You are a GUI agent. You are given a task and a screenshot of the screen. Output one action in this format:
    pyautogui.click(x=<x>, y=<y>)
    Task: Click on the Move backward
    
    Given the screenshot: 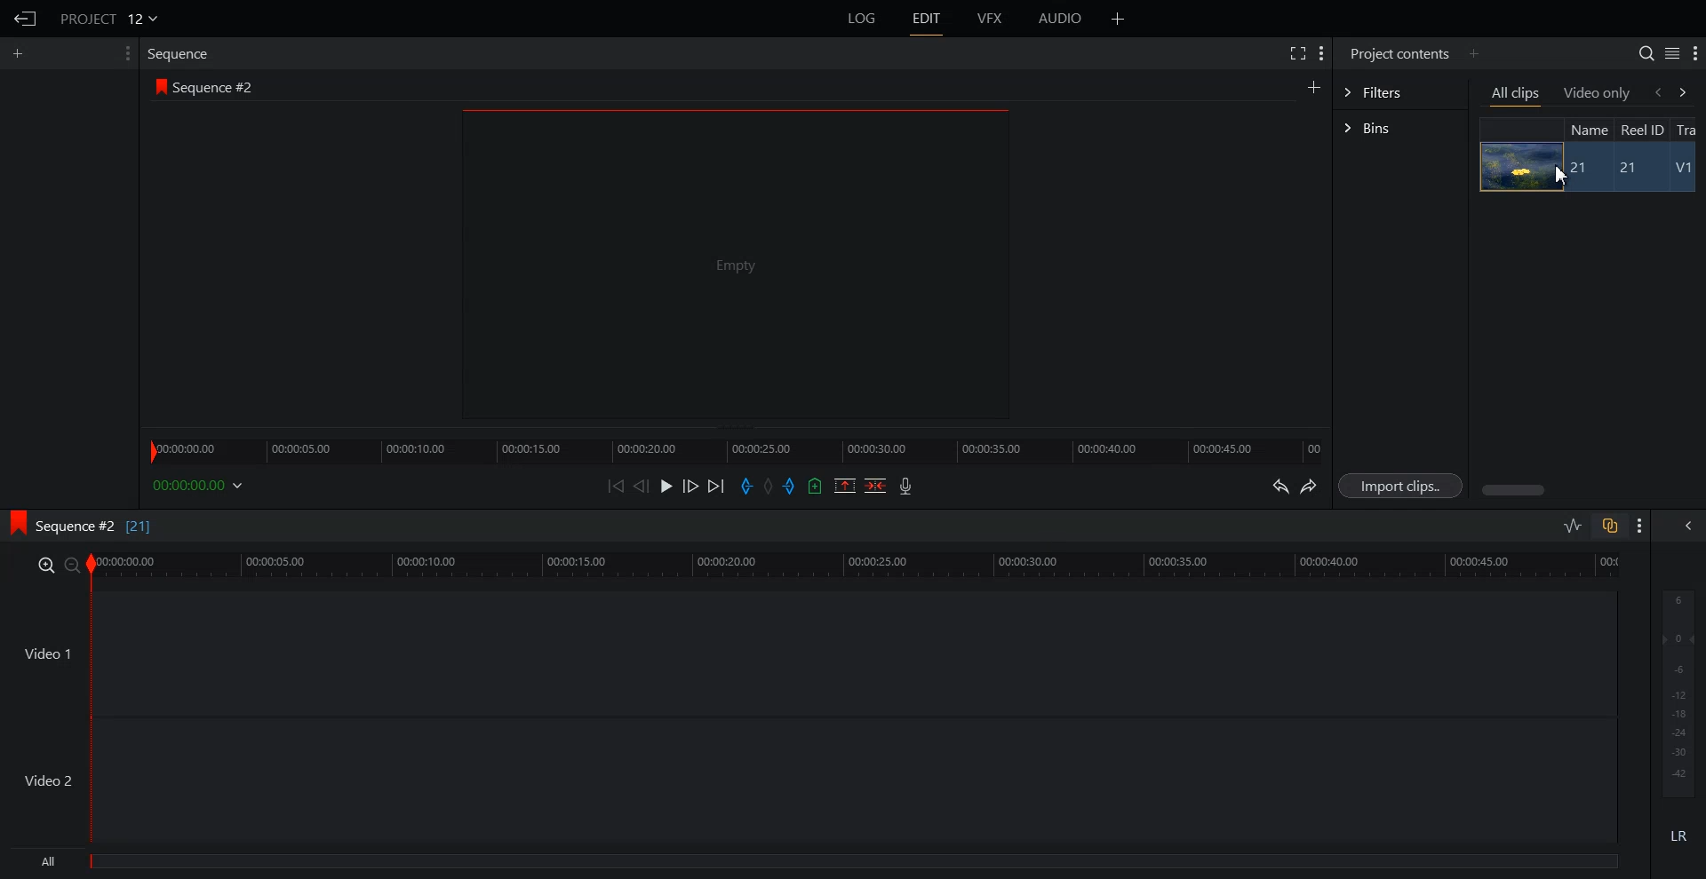 What is the action you would take?
    pyautogui.click(x=618, y=486)
    